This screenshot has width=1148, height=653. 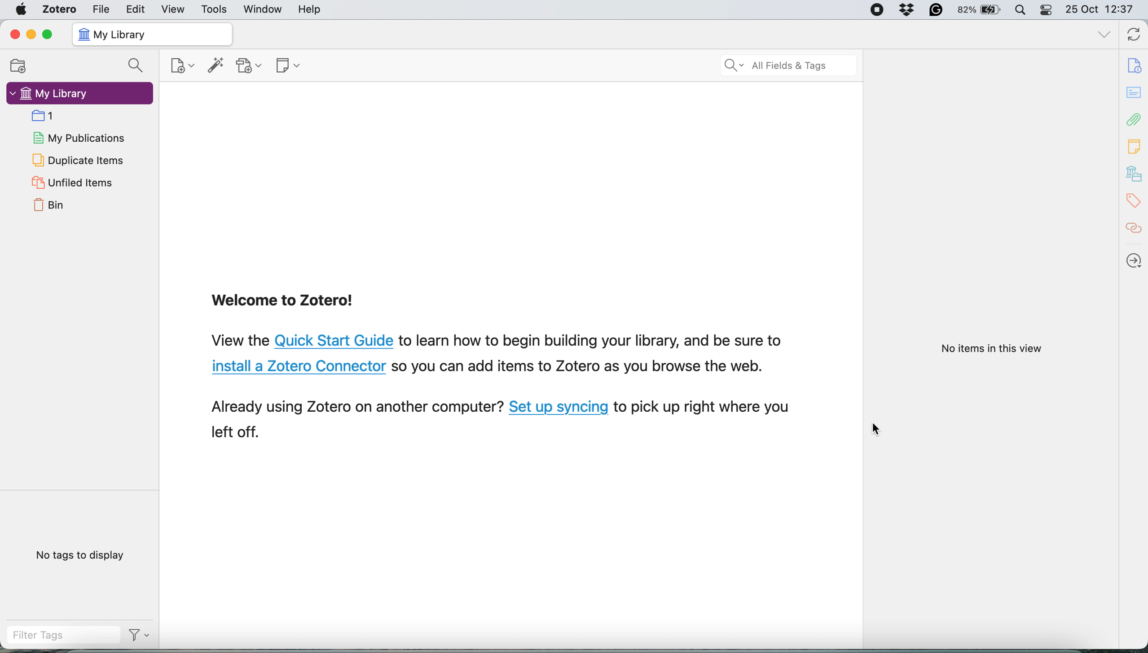 I want to click on edit, so click(x=136, y=9).